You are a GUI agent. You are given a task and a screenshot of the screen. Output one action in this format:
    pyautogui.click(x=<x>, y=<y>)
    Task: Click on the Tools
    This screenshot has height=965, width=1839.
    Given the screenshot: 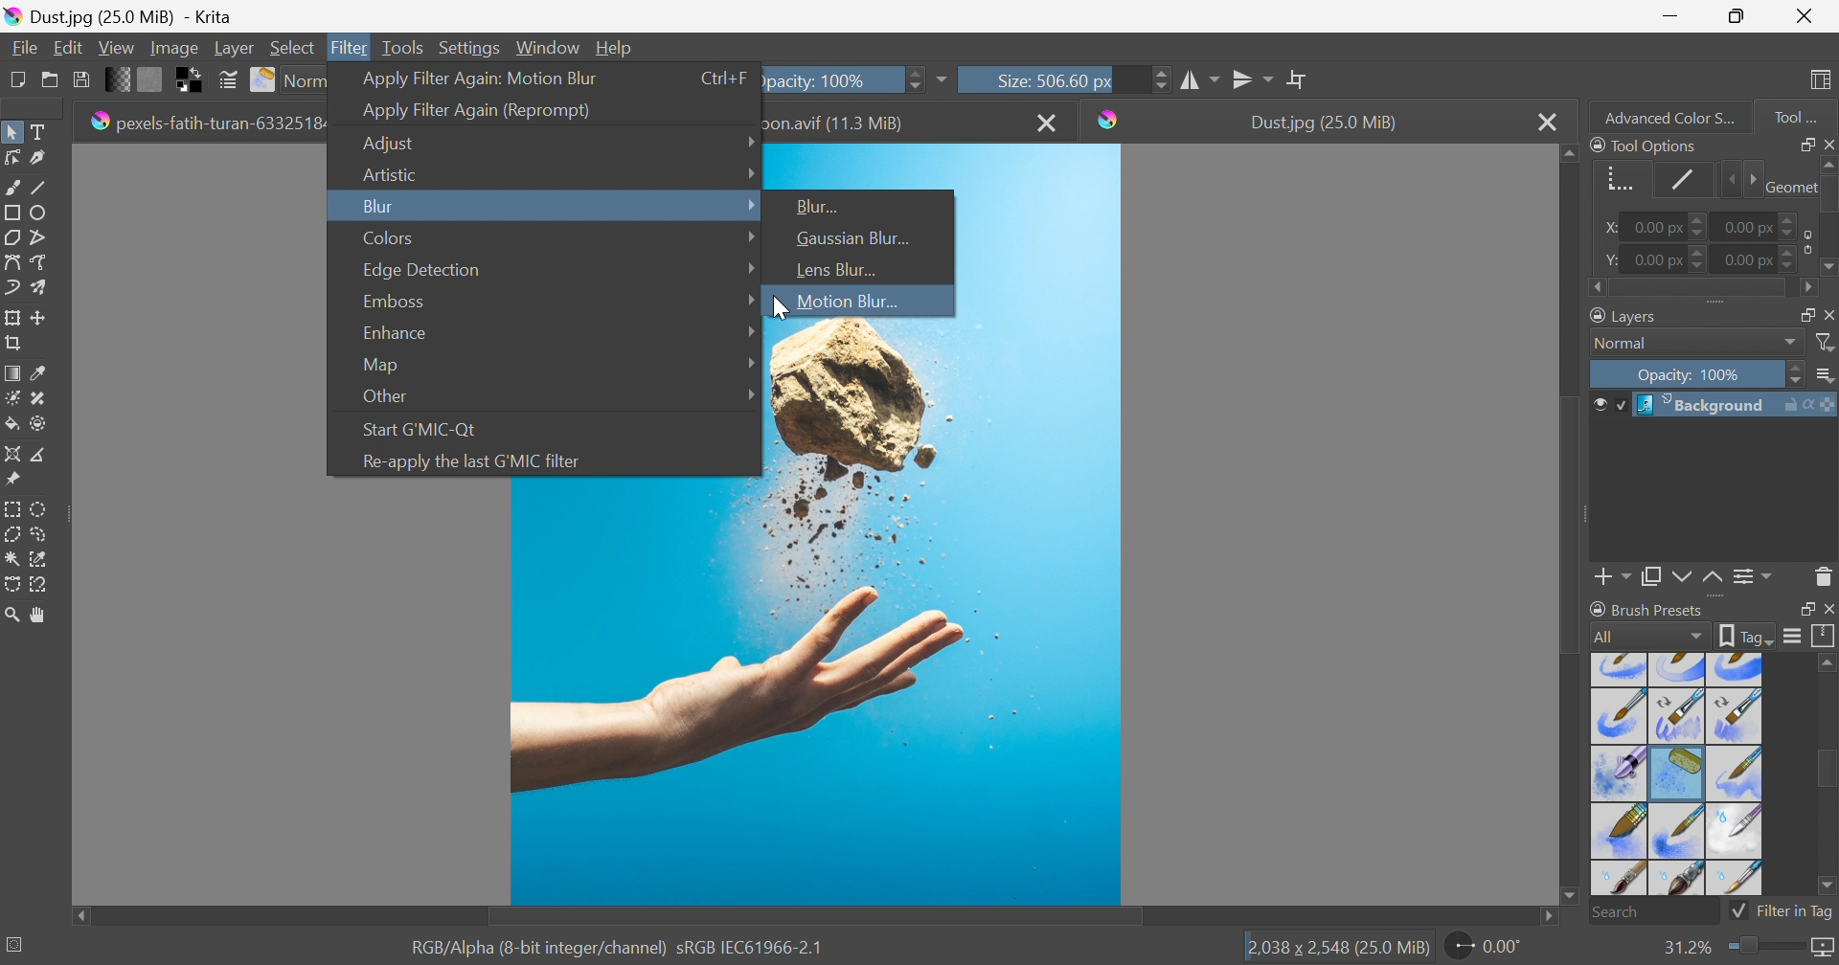 What is the action you would take?
    pyautogui.click(x=402, y=46)
    